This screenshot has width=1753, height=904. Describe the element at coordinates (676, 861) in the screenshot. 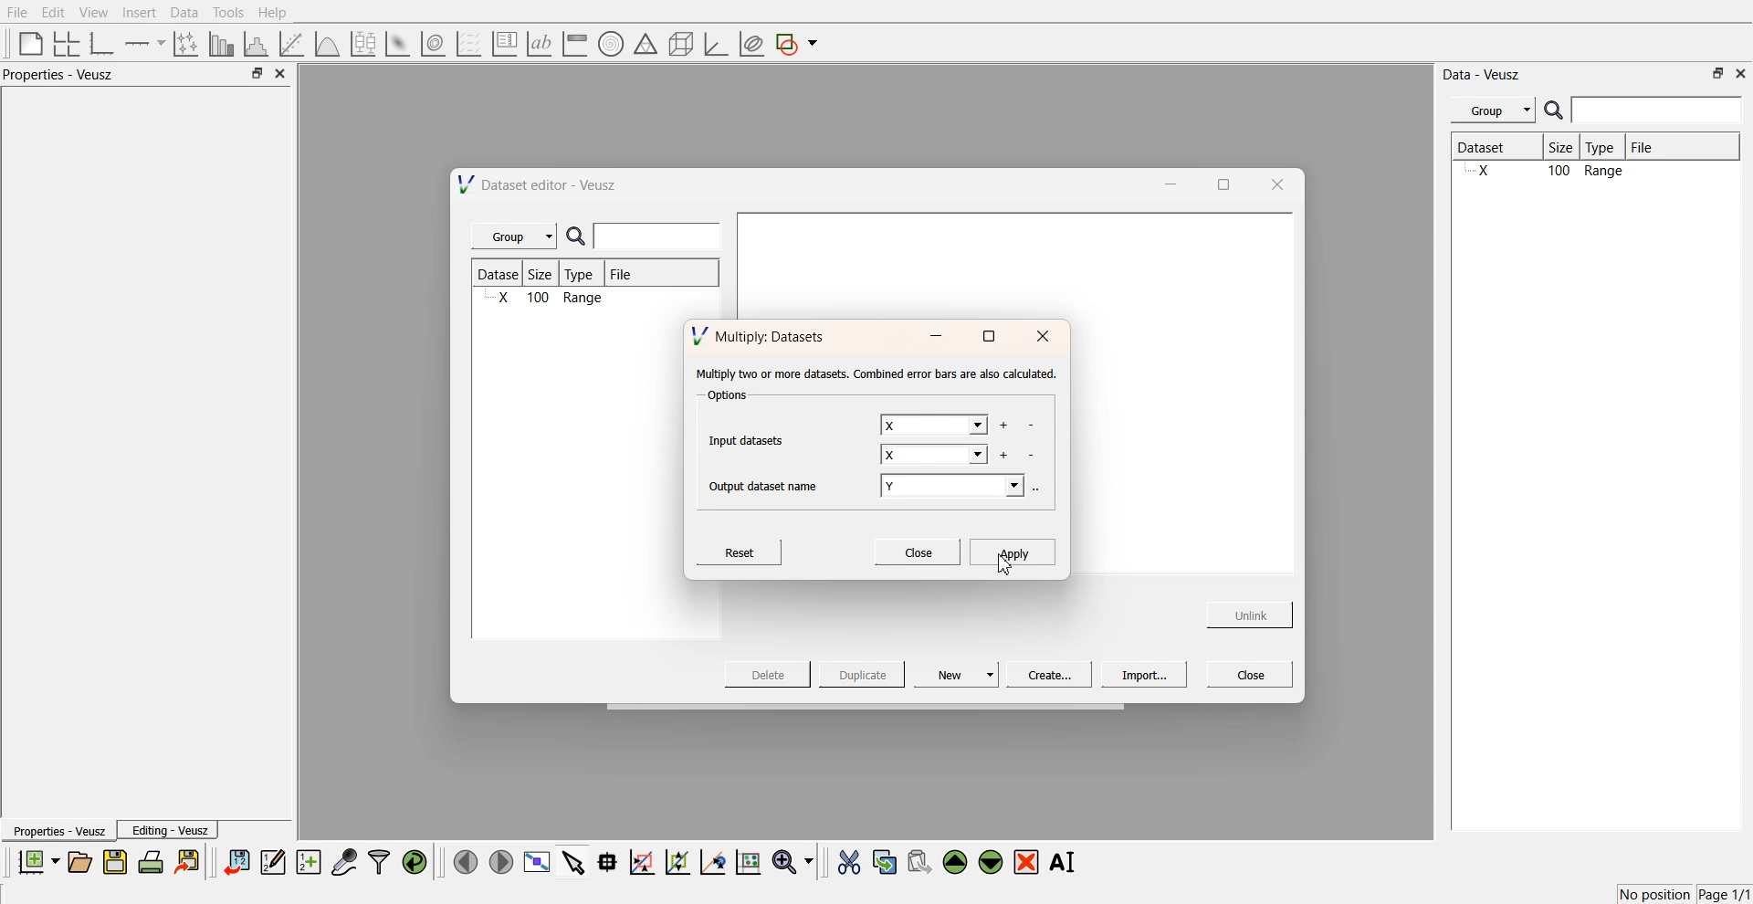

I see `zoom out the graph axes` at that location.